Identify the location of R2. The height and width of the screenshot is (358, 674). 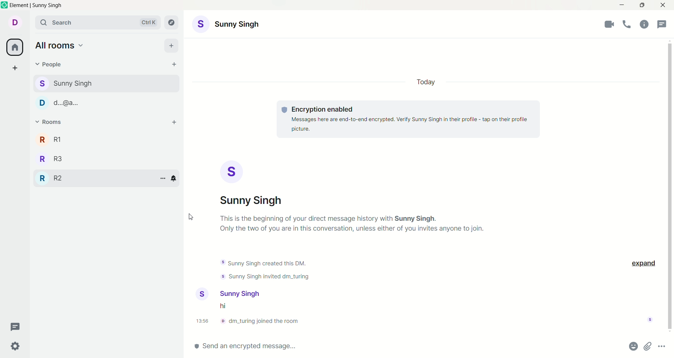
(52, 177).